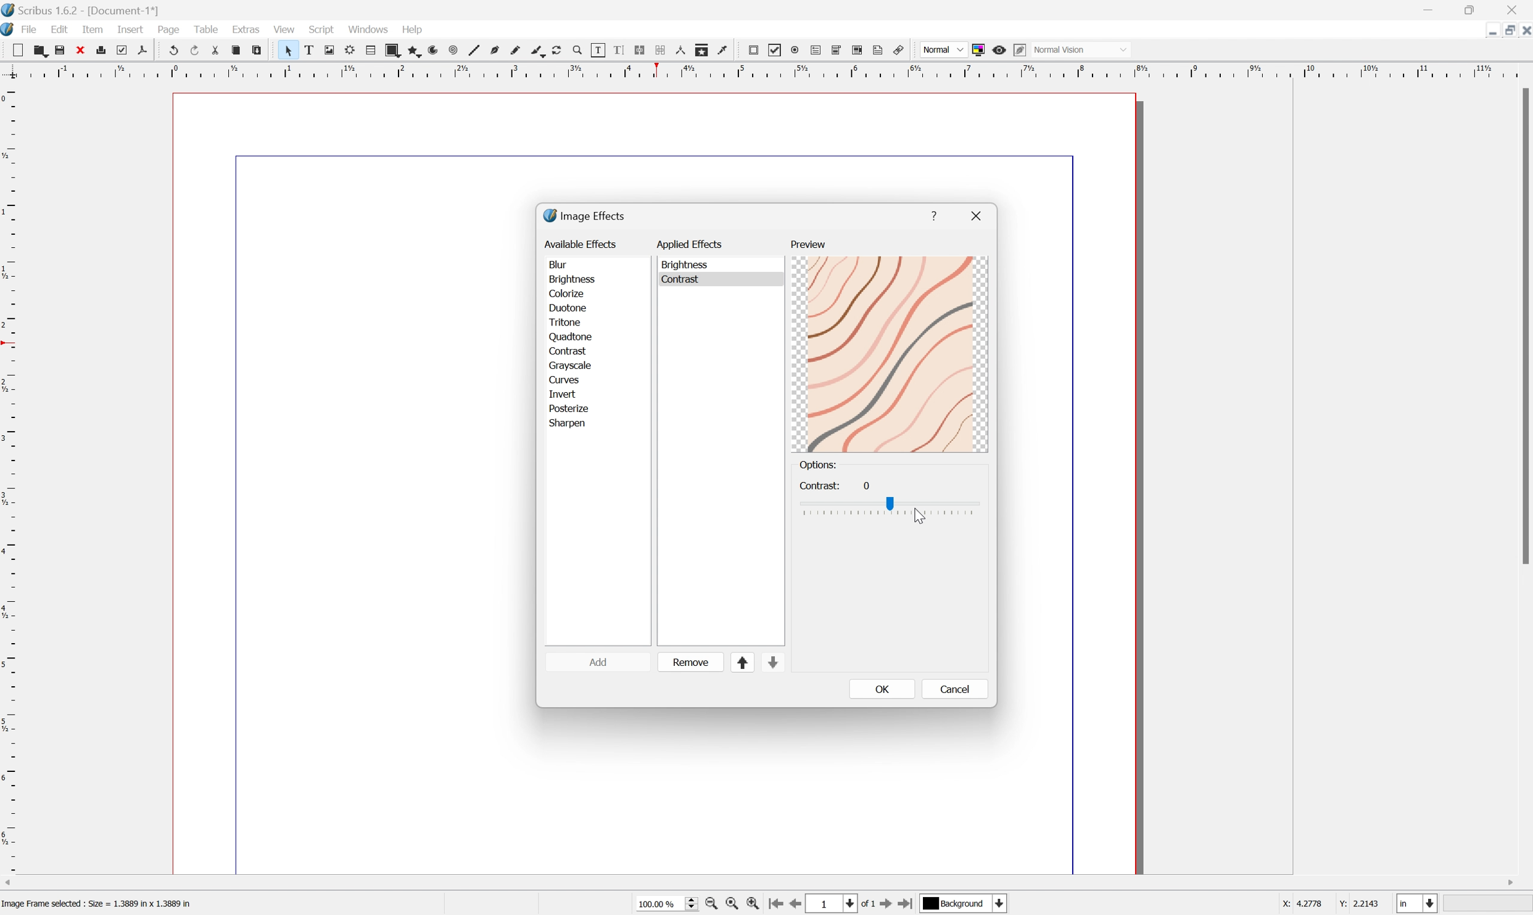 This screenshot has height=915, width=1533. Describe the element at coordinates (307, 50) in the screenshot. I see `Text frame` at that location.